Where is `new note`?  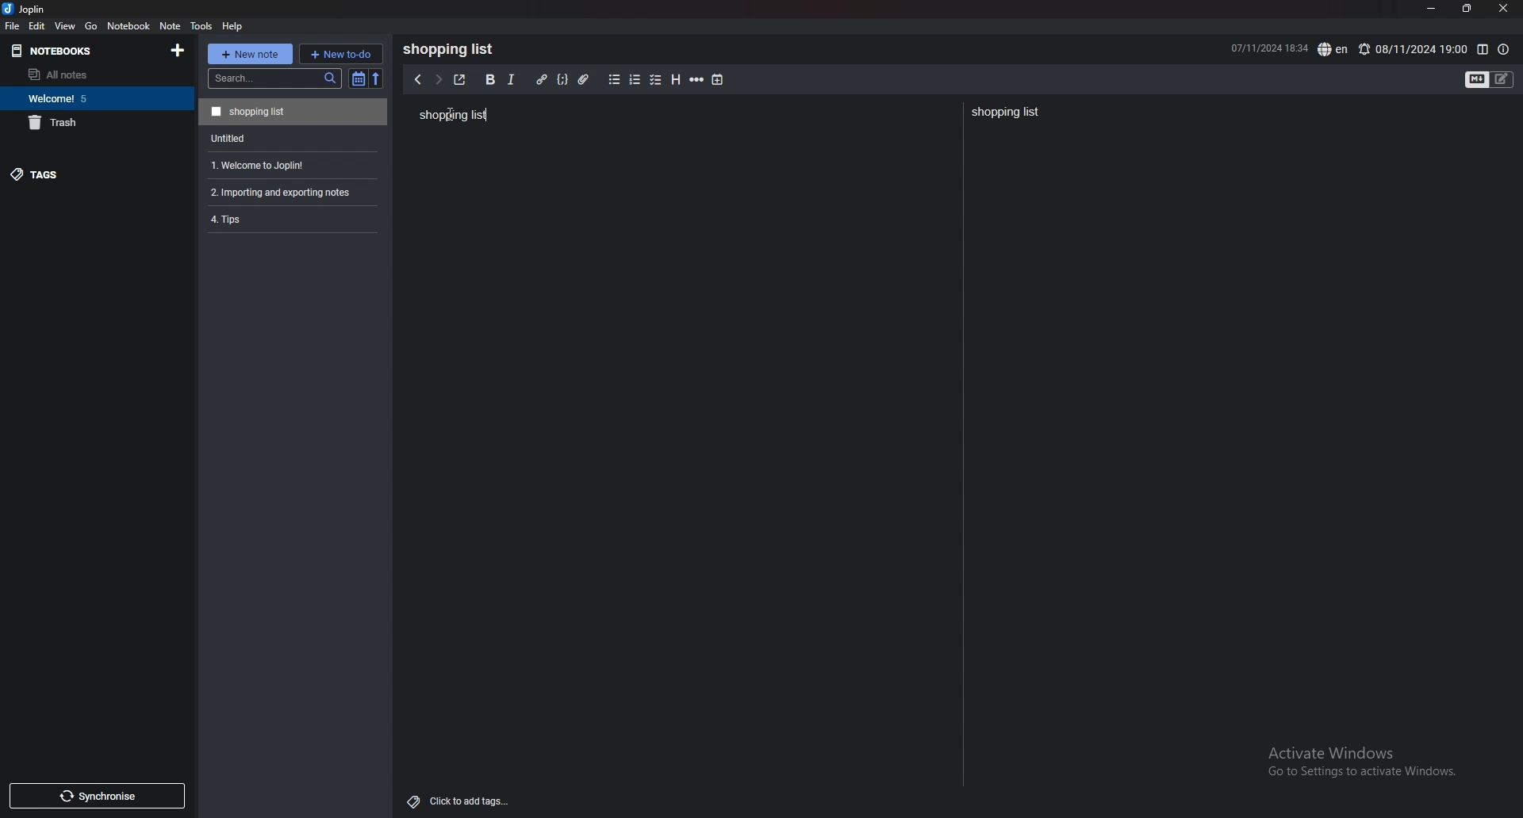
new note is located at coordinates (249, 54).